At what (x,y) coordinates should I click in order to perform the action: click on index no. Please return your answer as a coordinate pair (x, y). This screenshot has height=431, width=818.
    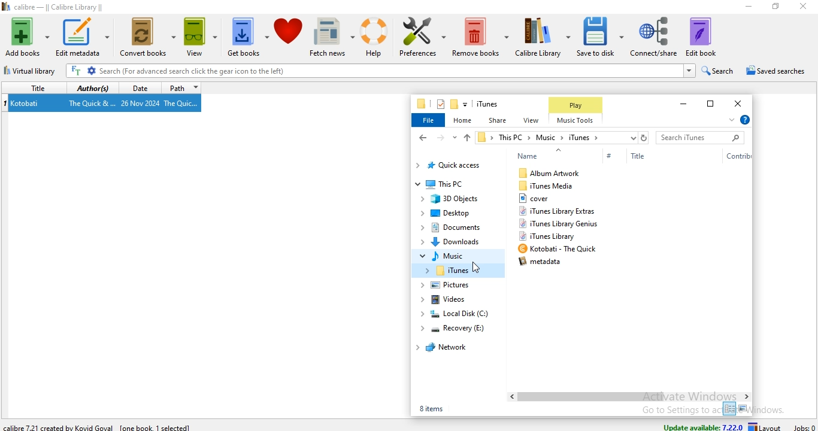
    Looking at the image, I should click on (5, 103).